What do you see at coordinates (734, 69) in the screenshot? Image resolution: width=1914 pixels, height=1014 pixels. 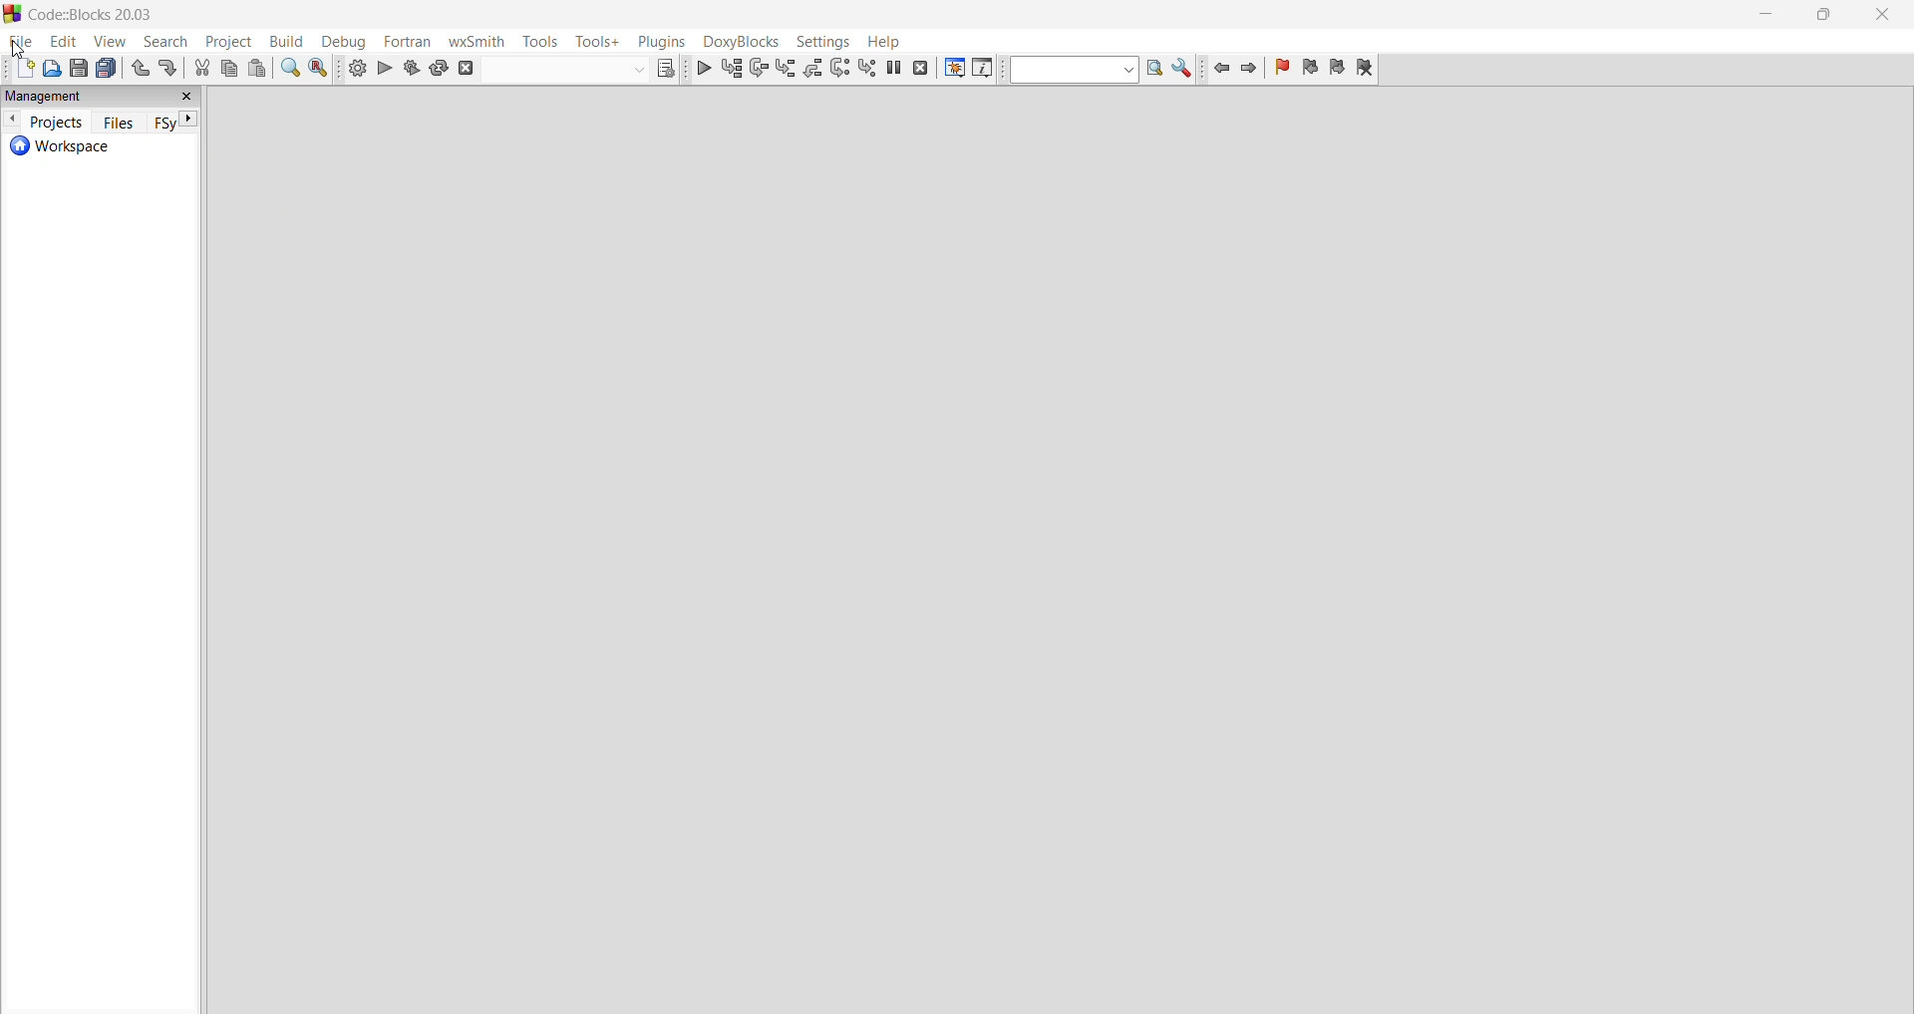 I see `run to ursor` at bounding box center [734, 69].